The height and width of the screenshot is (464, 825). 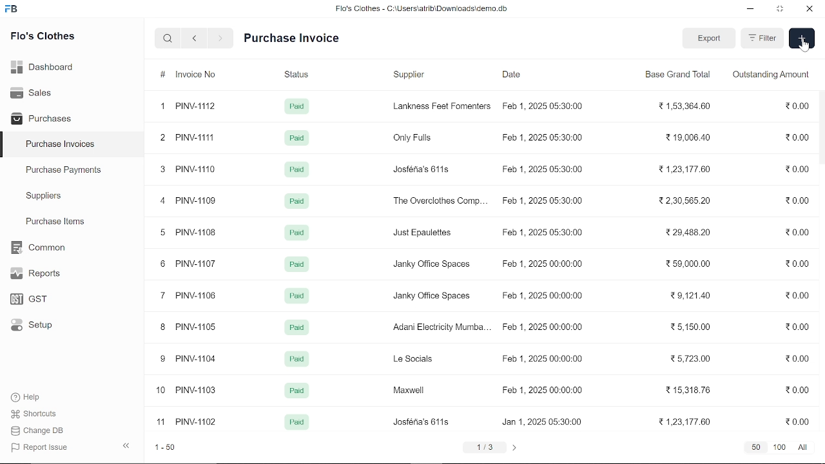 I want to click on Suppliers, so click(x=44, y=196).